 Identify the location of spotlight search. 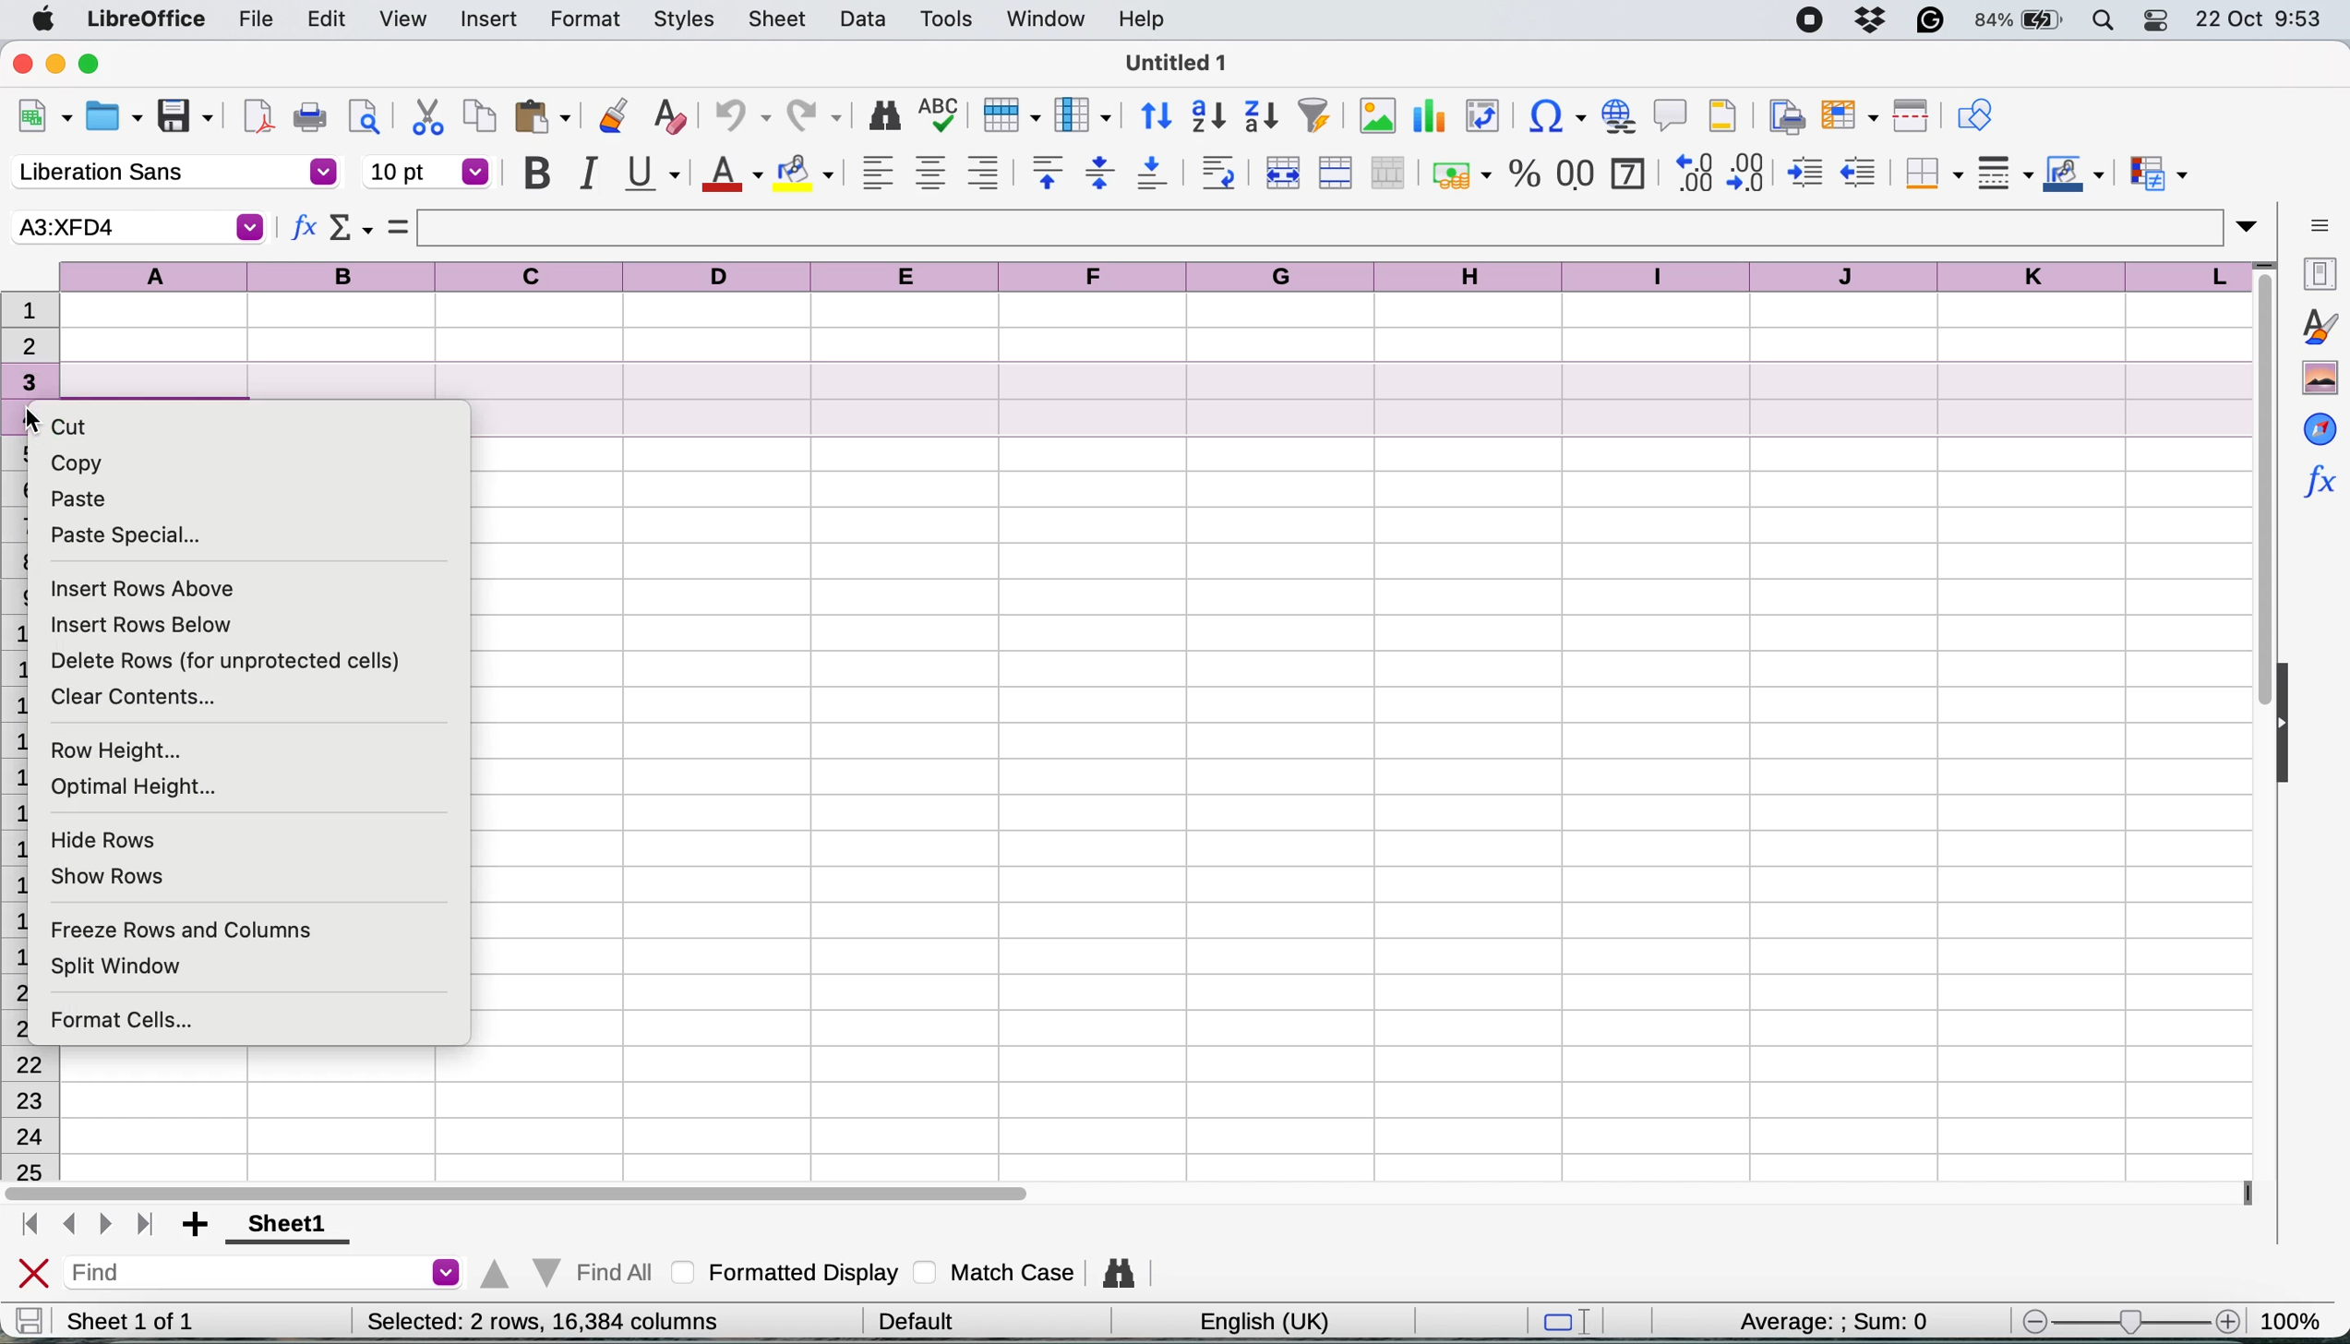
(2105, 21).